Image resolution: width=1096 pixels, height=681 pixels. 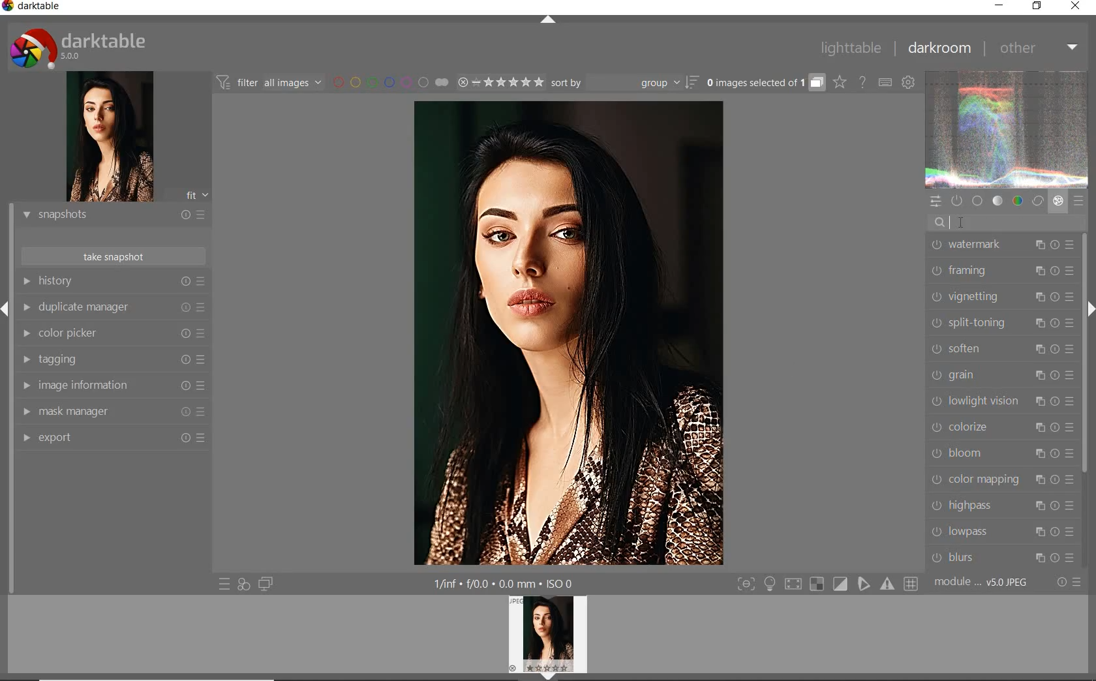 I want to click on MINIMIZE, so click(x=999, y=7).